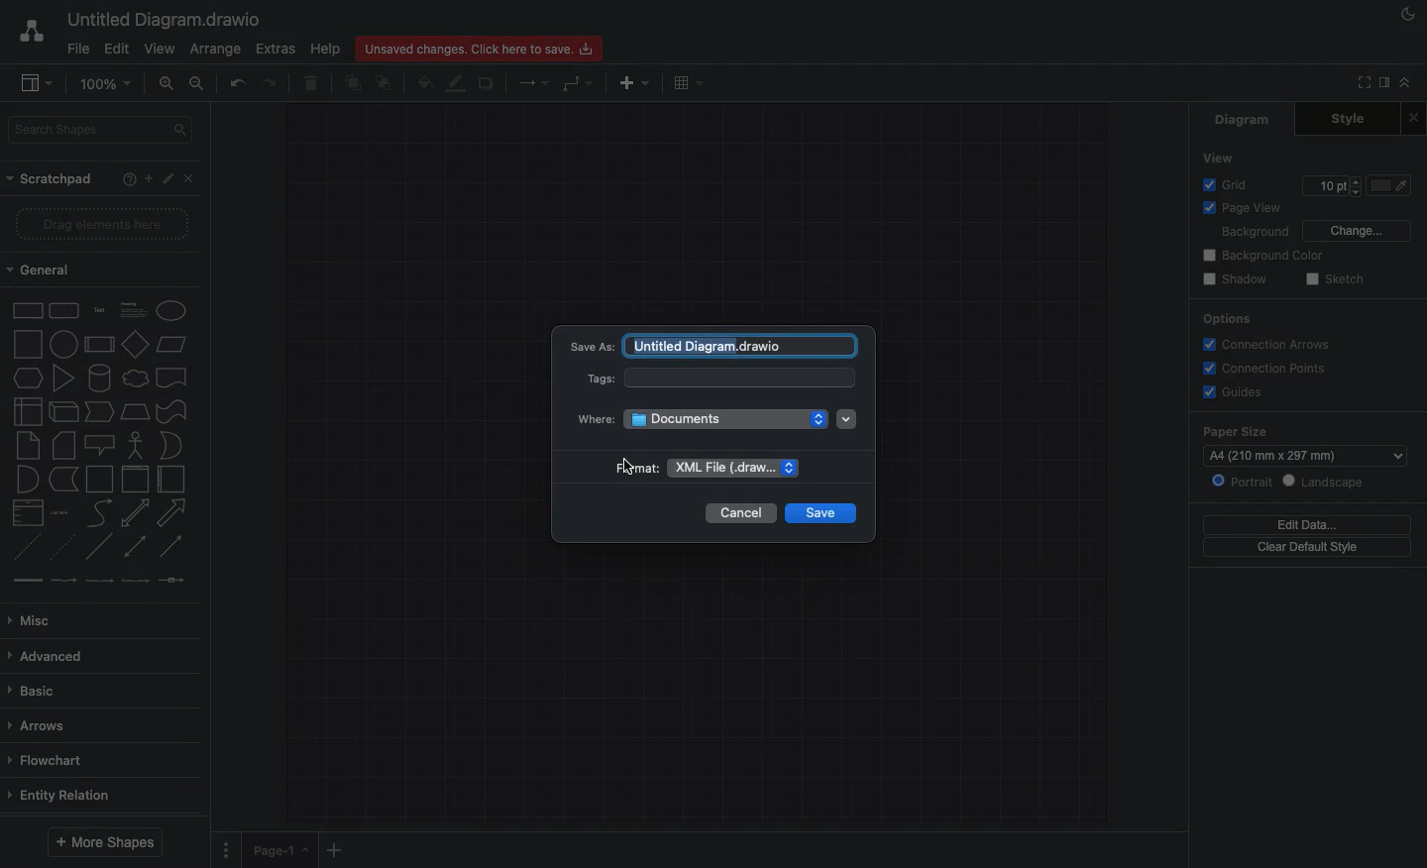  What do you see at coordinates (45, 761) in the screenshot?
I see `Flowchart` at bounding box center [45, 761].